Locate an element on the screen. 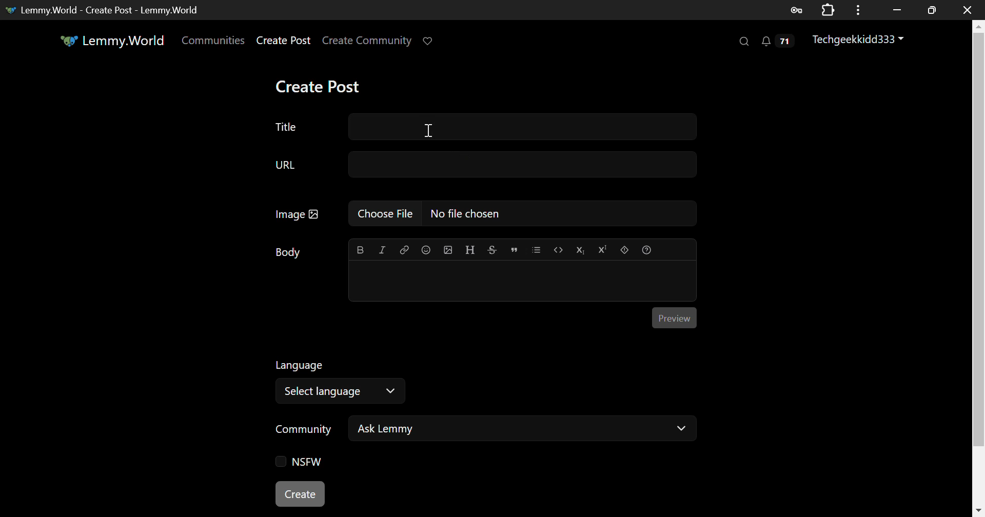  Body is located at coordinates (289, 252).